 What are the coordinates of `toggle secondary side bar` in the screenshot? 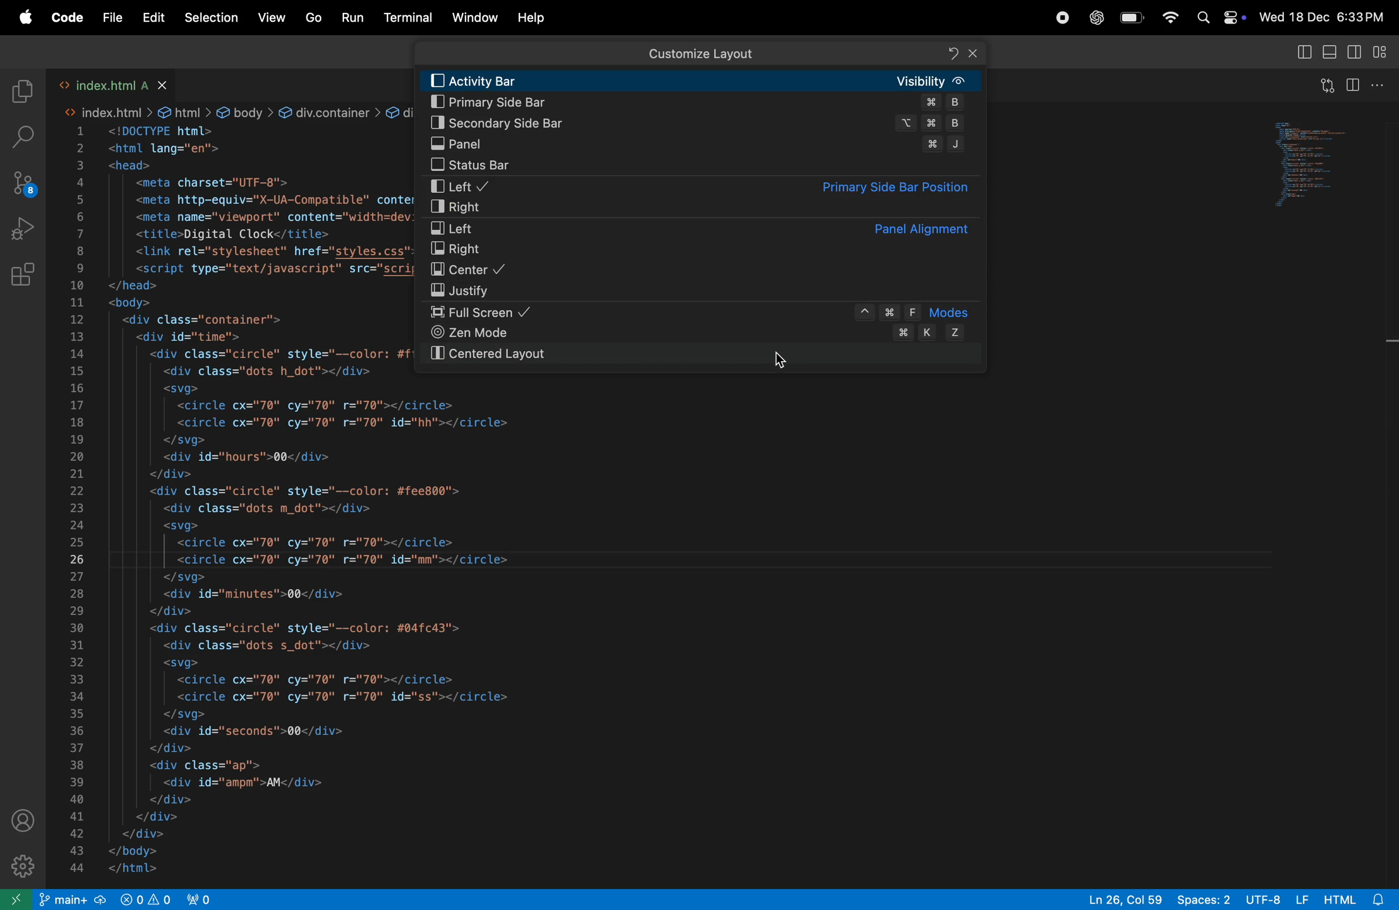 It's located at (1357, 53).